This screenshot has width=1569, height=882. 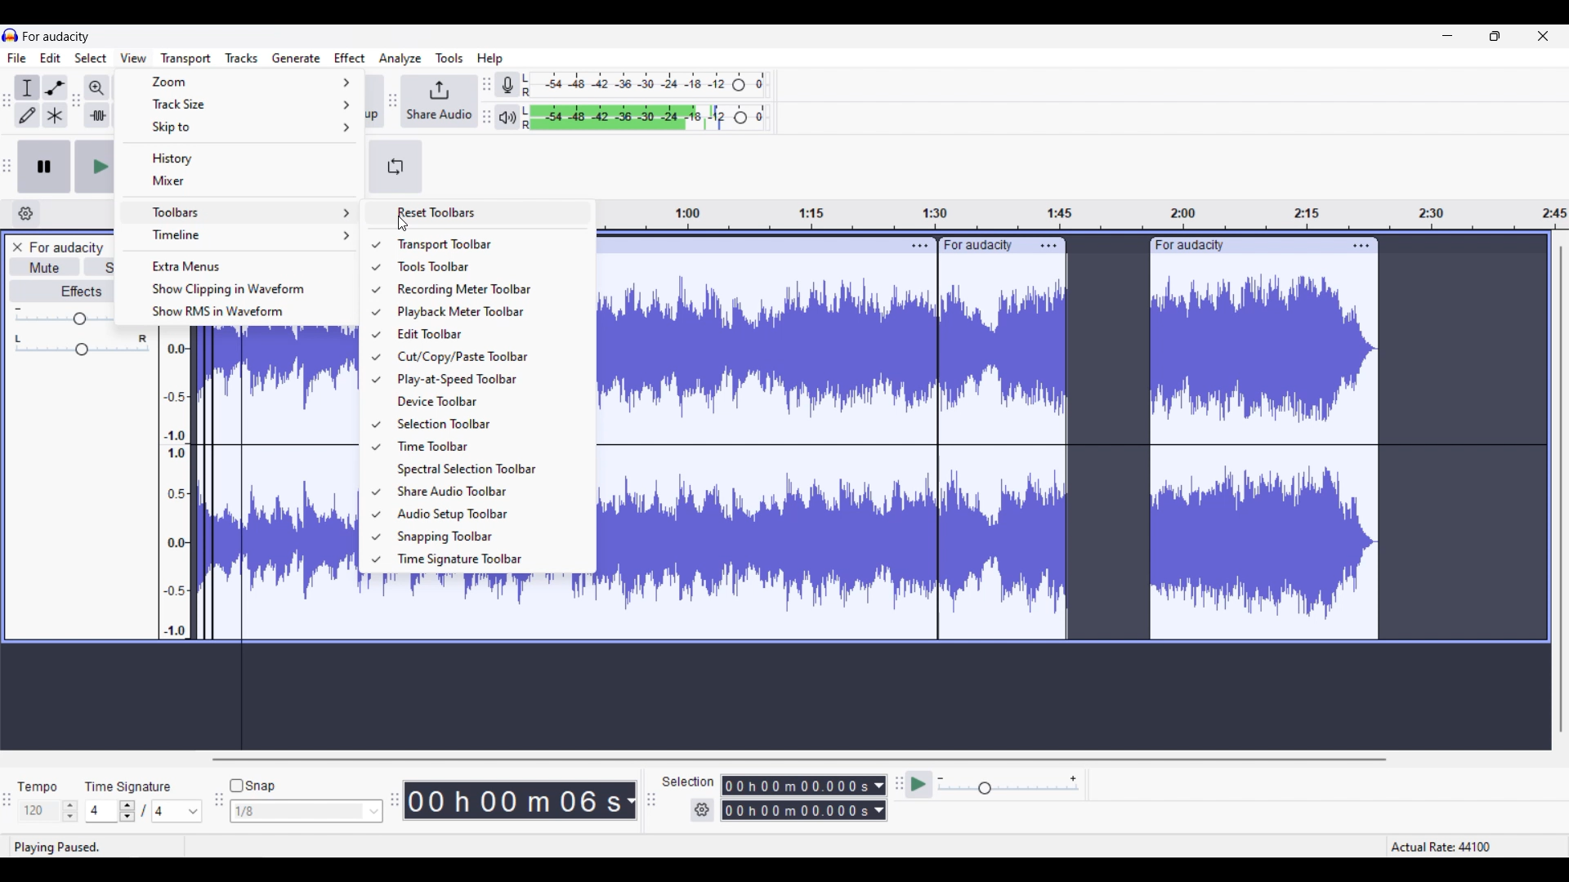 What do you see at coordinates (242, 265) in the screenshot?
I see `Extra menus` at bounding box center [242, 265].